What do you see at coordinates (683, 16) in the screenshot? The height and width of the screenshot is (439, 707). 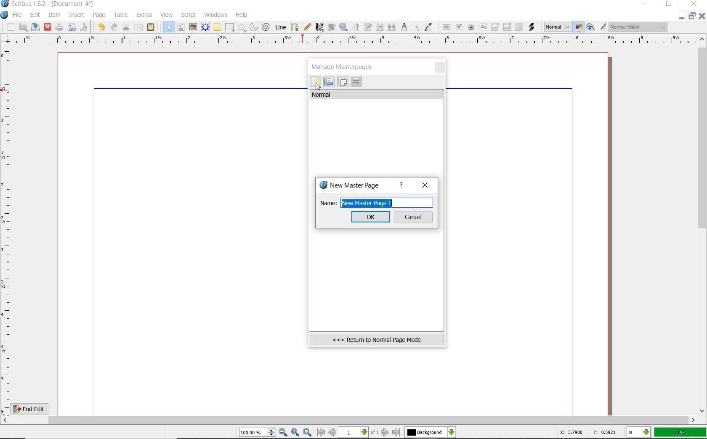 I see `minimize` at bounding box center [683, 16].